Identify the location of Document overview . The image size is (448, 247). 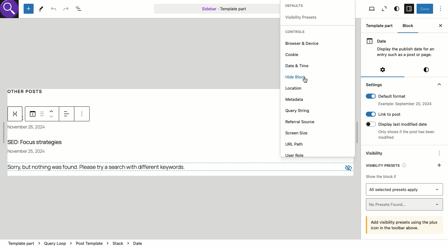
(81, 9).